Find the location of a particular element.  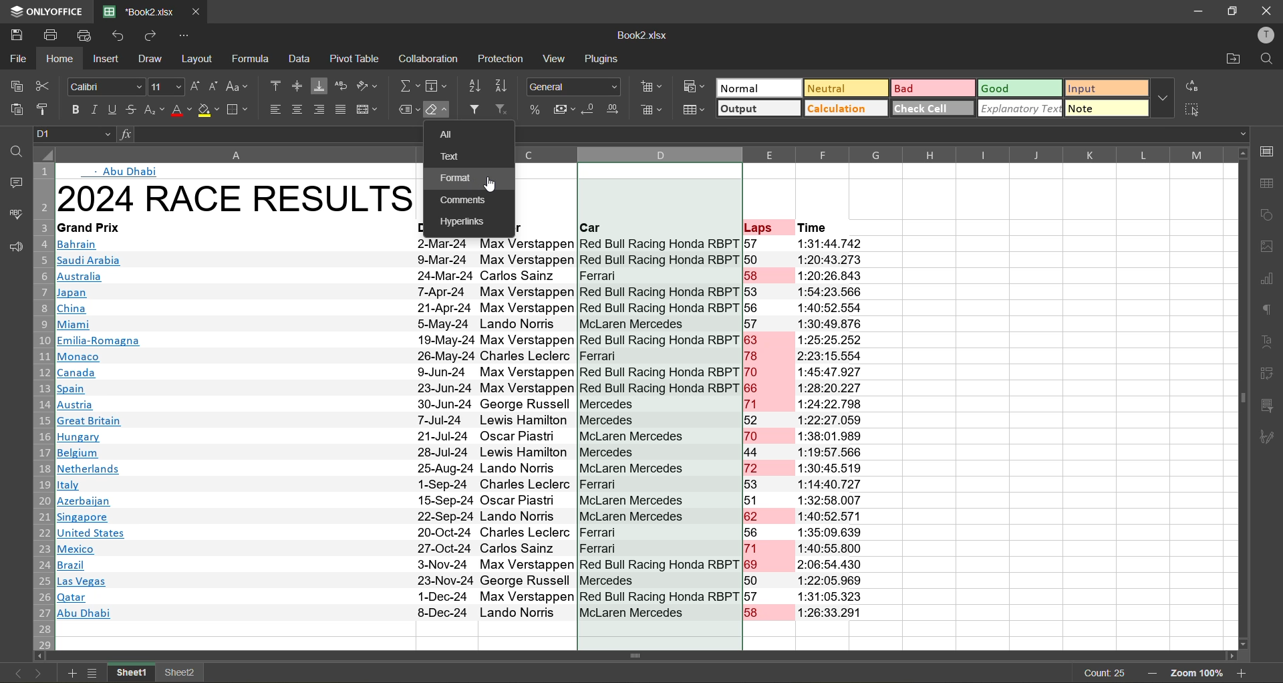

wrap text is located at coordinates (341, 87).